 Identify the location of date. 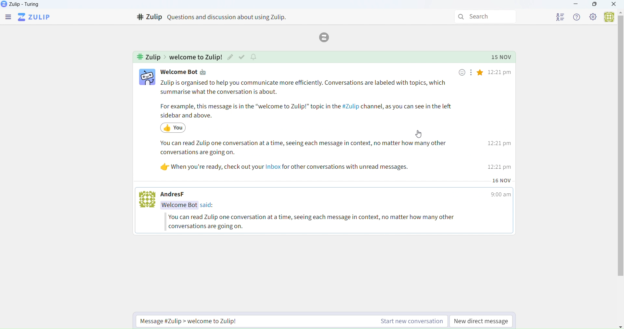
(502, 180).